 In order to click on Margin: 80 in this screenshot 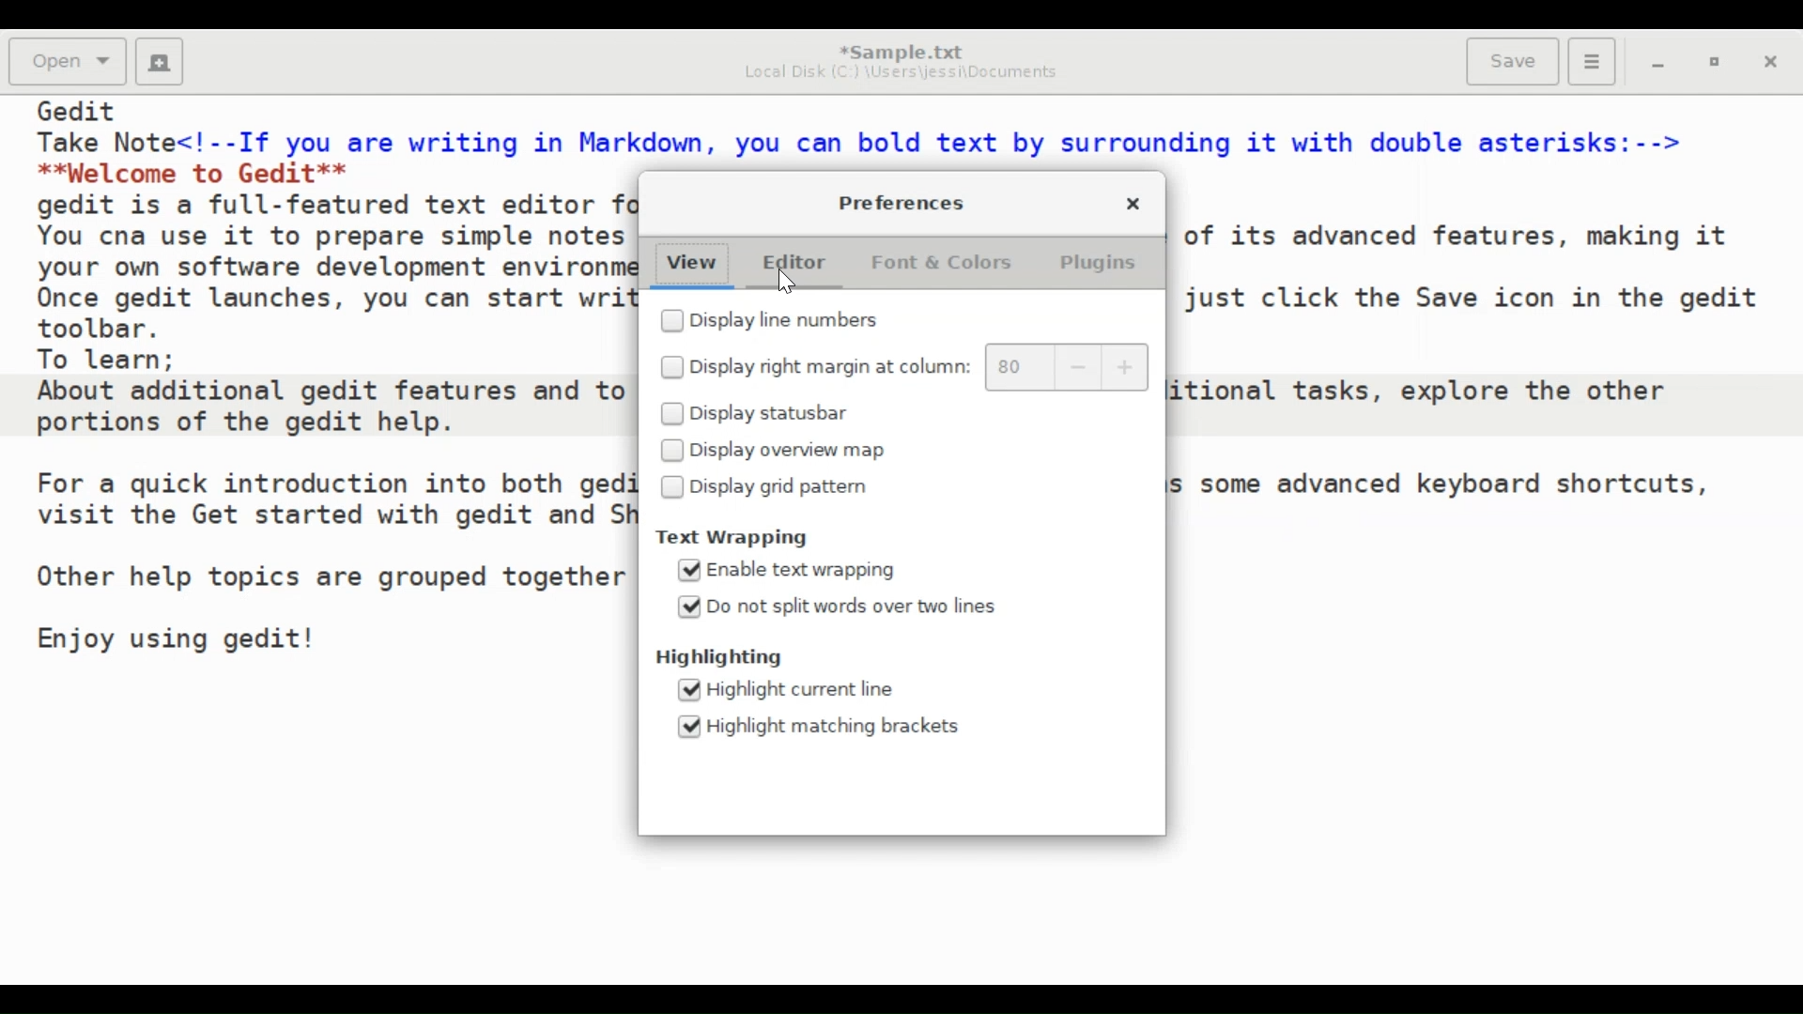, I will do `click(1011, 367)`.